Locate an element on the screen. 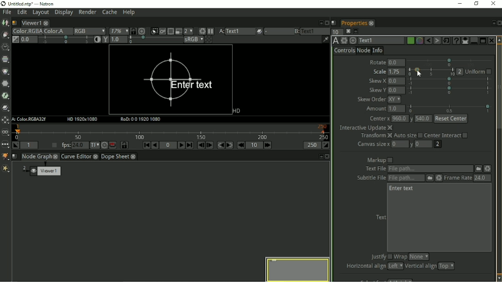  fps is located at coordinates (74, 145).